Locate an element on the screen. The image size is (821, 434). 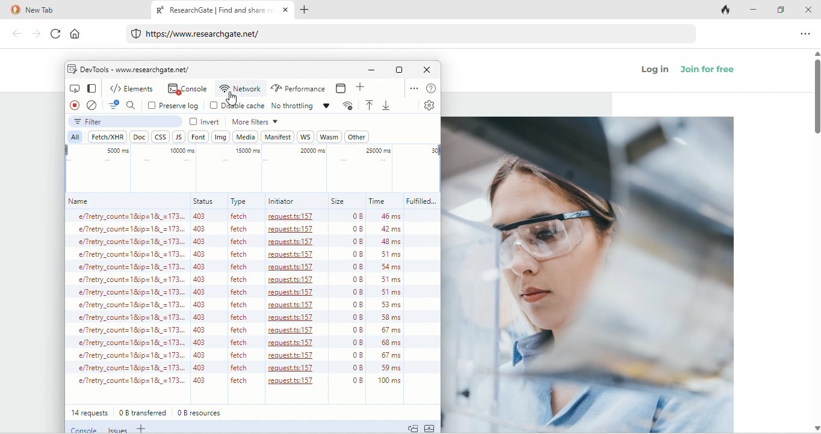
search bar is located at coordinates (412, 35).